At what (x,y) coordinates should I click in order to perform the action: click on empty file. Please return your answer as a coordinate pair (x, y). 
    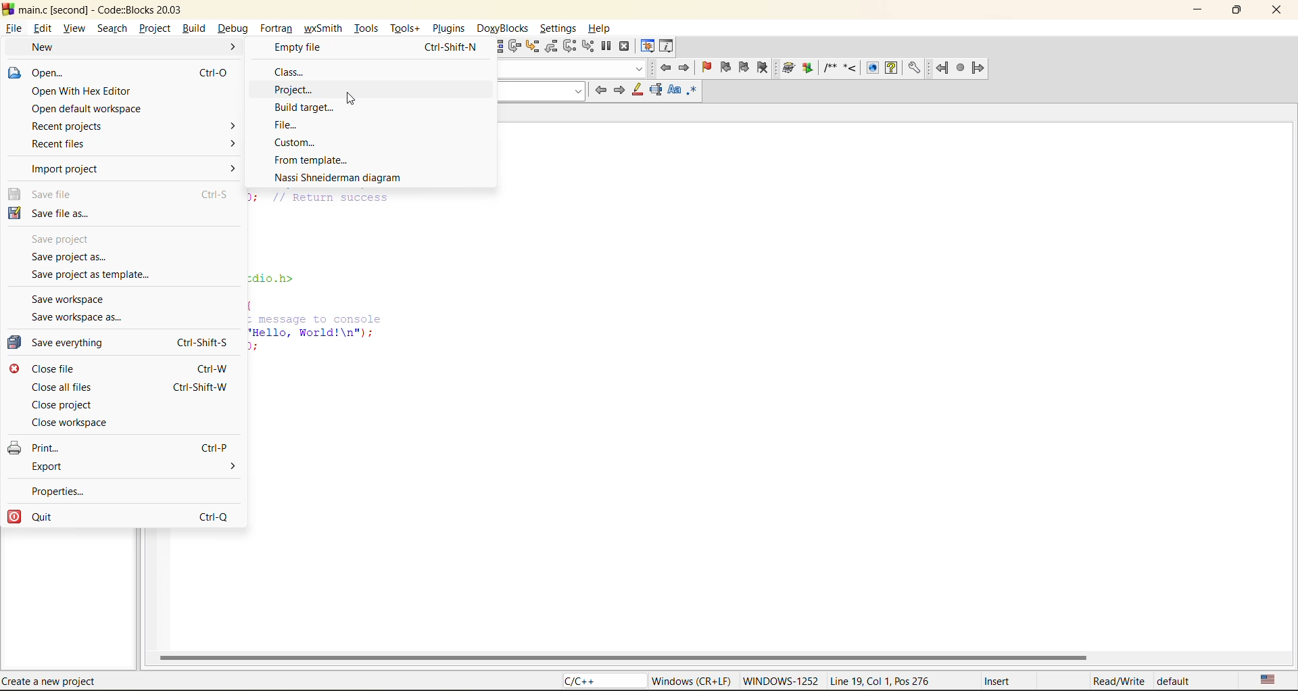
    Looking at the image, I should click on (368, 47).